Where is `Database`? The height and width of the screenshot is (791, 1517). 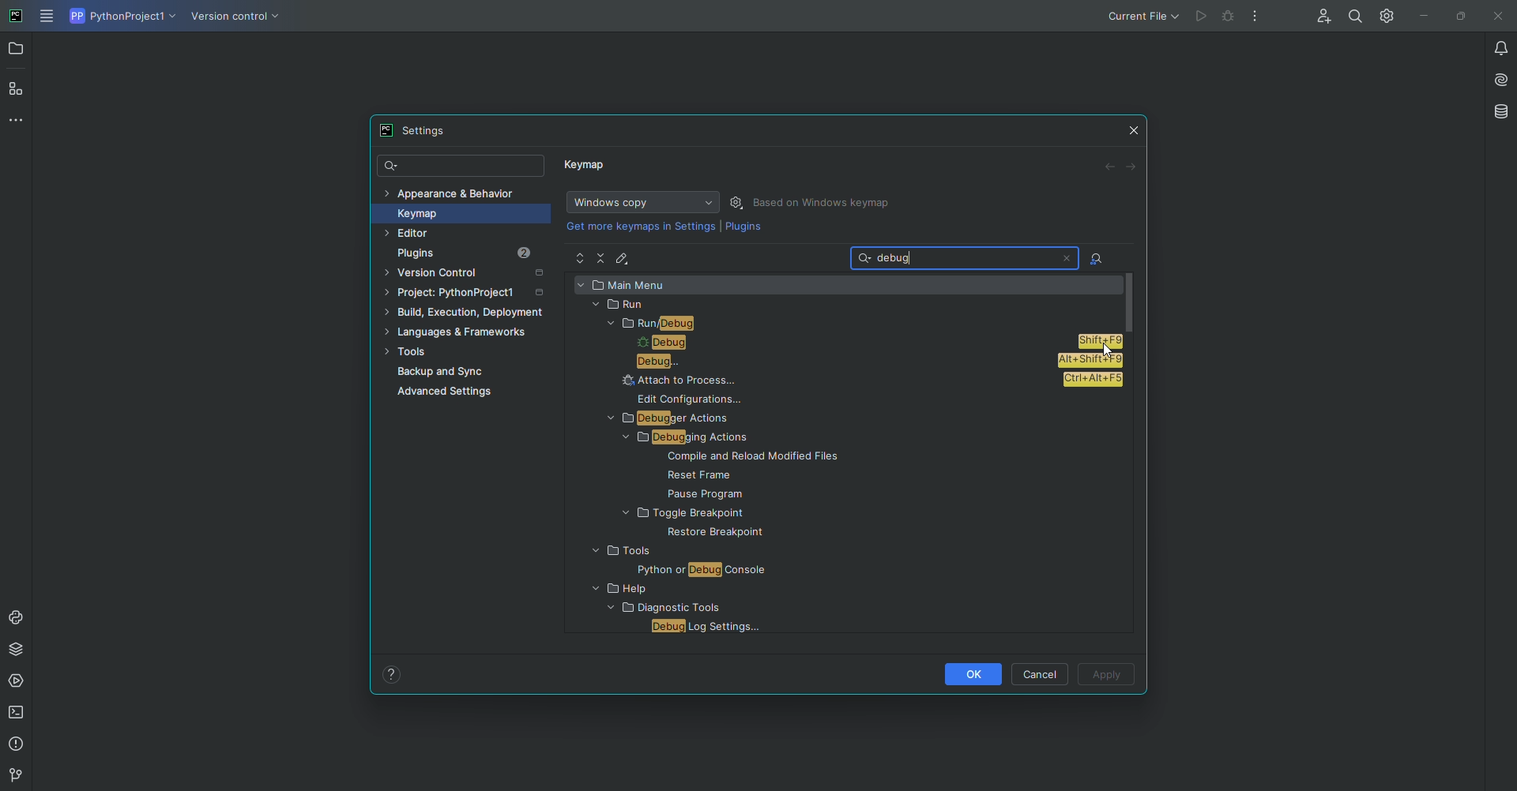 Database is located at coordinates (1500, 111).